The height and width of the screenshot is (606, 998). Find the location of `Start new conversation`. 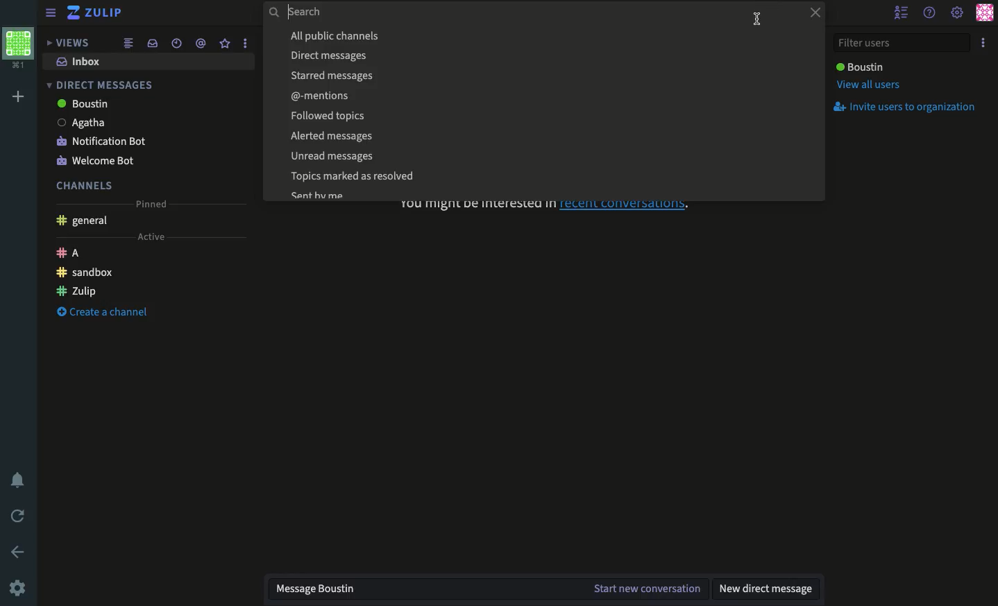

Start new conversation is located at coordinates (645, 589).